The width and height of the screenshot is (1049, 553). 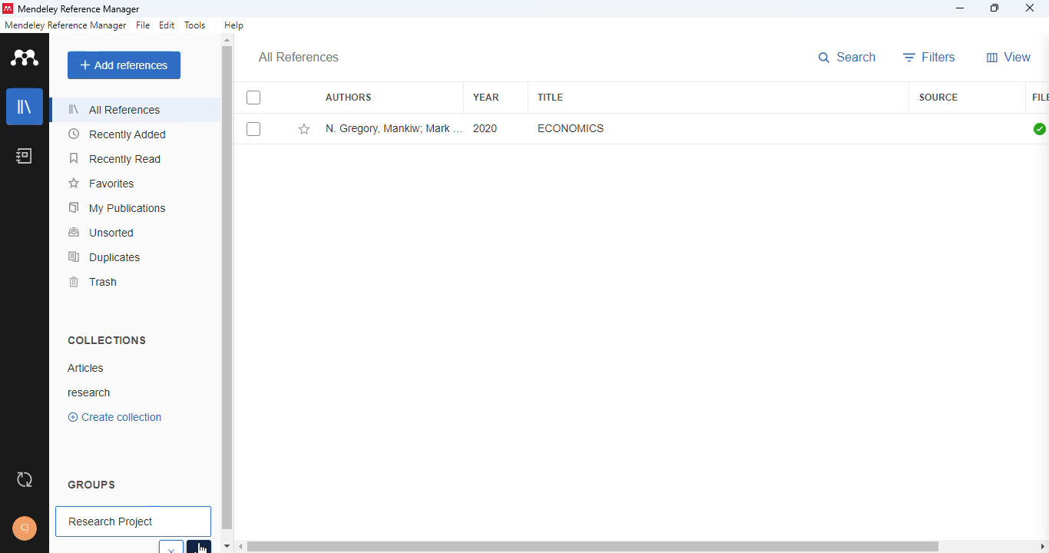 I want to click on research, so click(x=89, y=392).